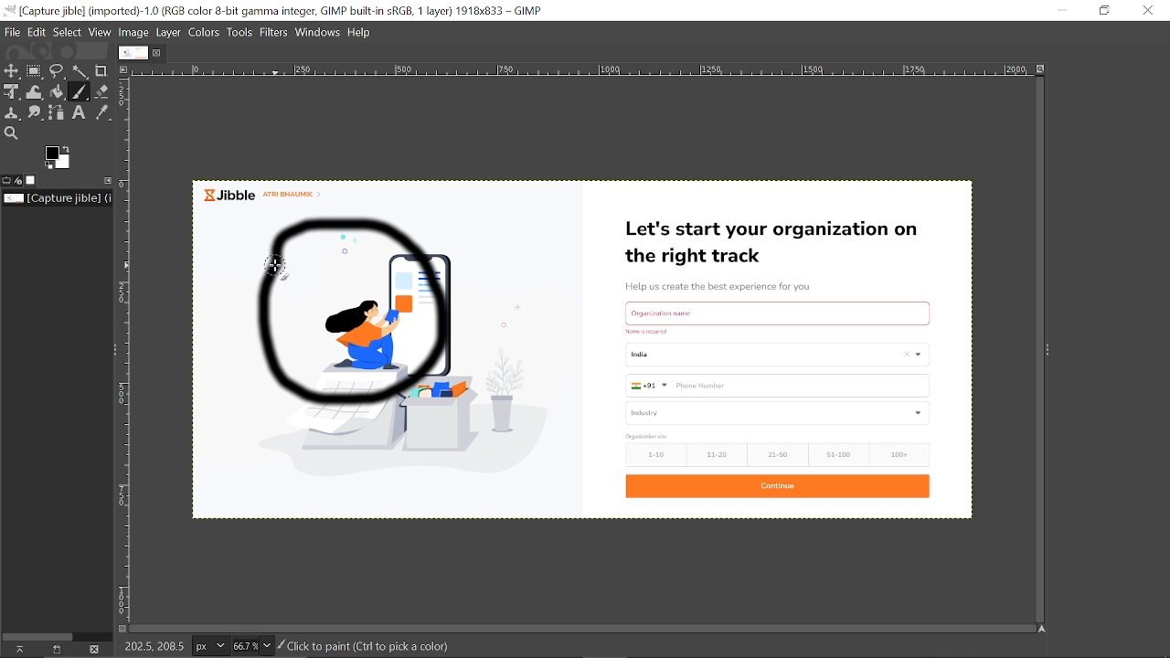 This screenshot has height=658, width=1170. What do you see at coordinates (94, 650) in the screenshot?
I see `This this image` at bounding box center [94, 650].